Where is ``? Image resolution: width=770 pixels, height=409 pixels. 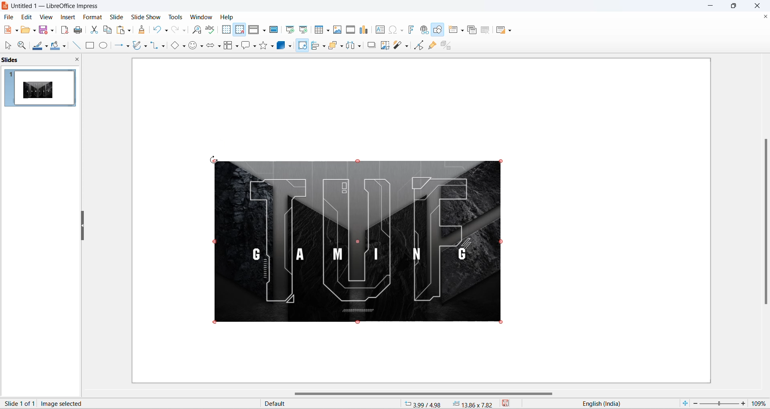
 is located at coordinates (10, 17).